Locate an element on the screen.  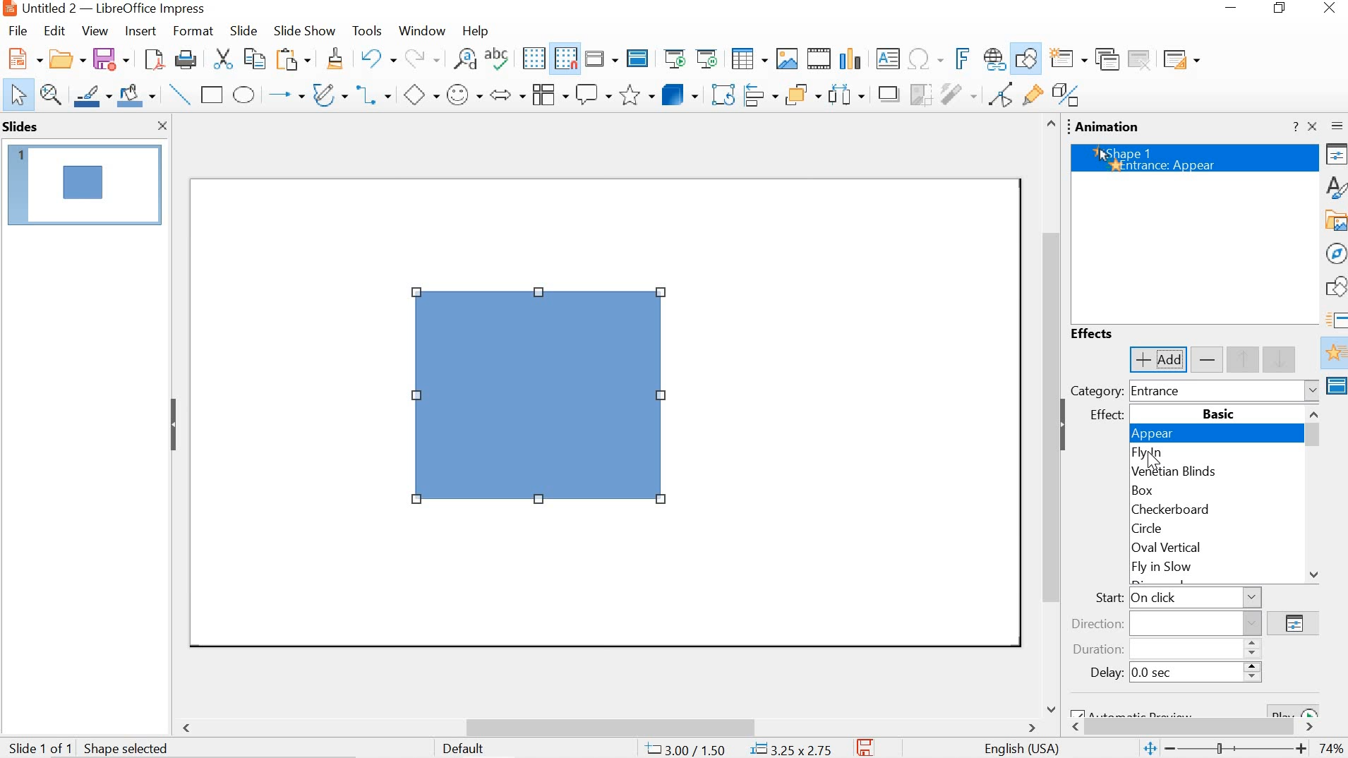
oral vertical is located at coordinates (1198, 548).